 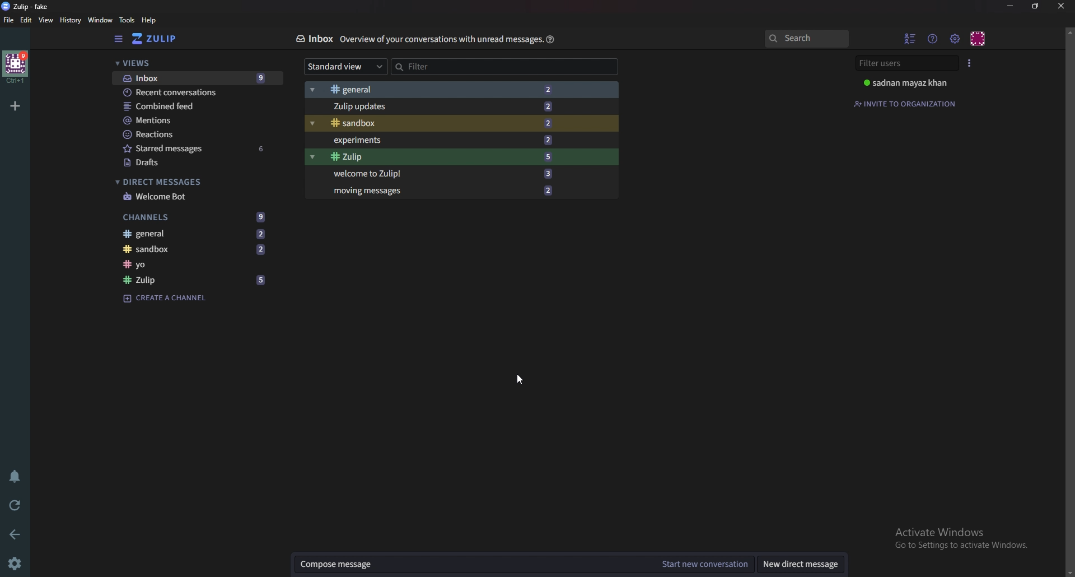 What do you see at coordinates (193, 121) in the screenshot?
I see `Mentions` at bounding box center [193, 121].